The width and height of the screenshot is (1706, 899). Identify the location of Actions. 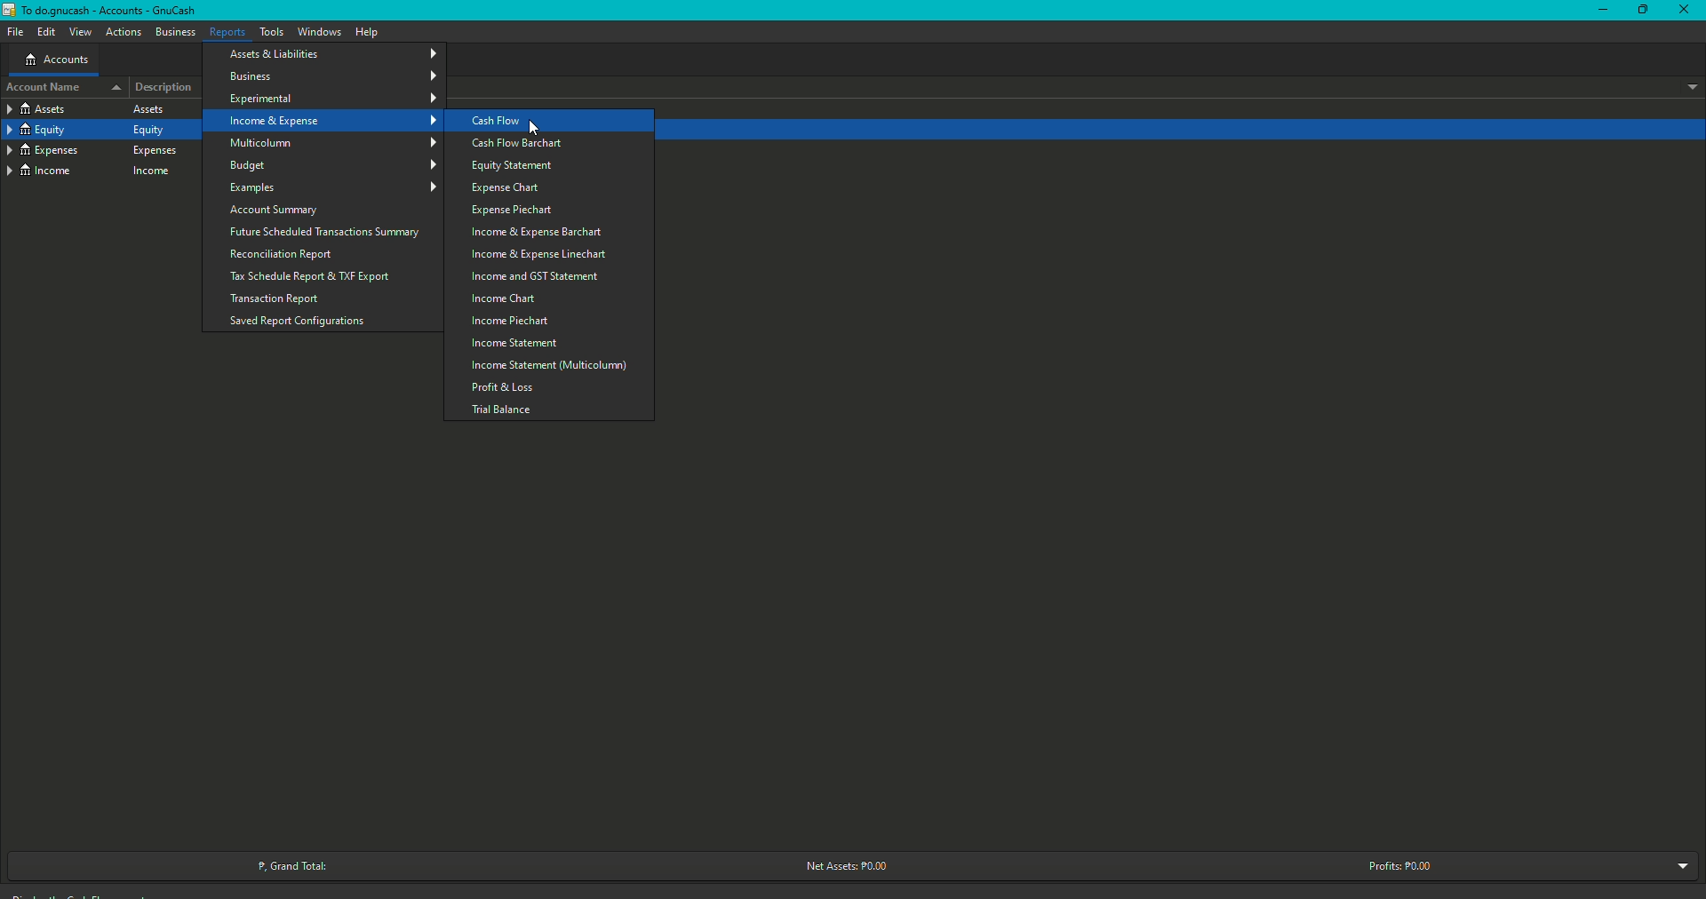
(124, 30).